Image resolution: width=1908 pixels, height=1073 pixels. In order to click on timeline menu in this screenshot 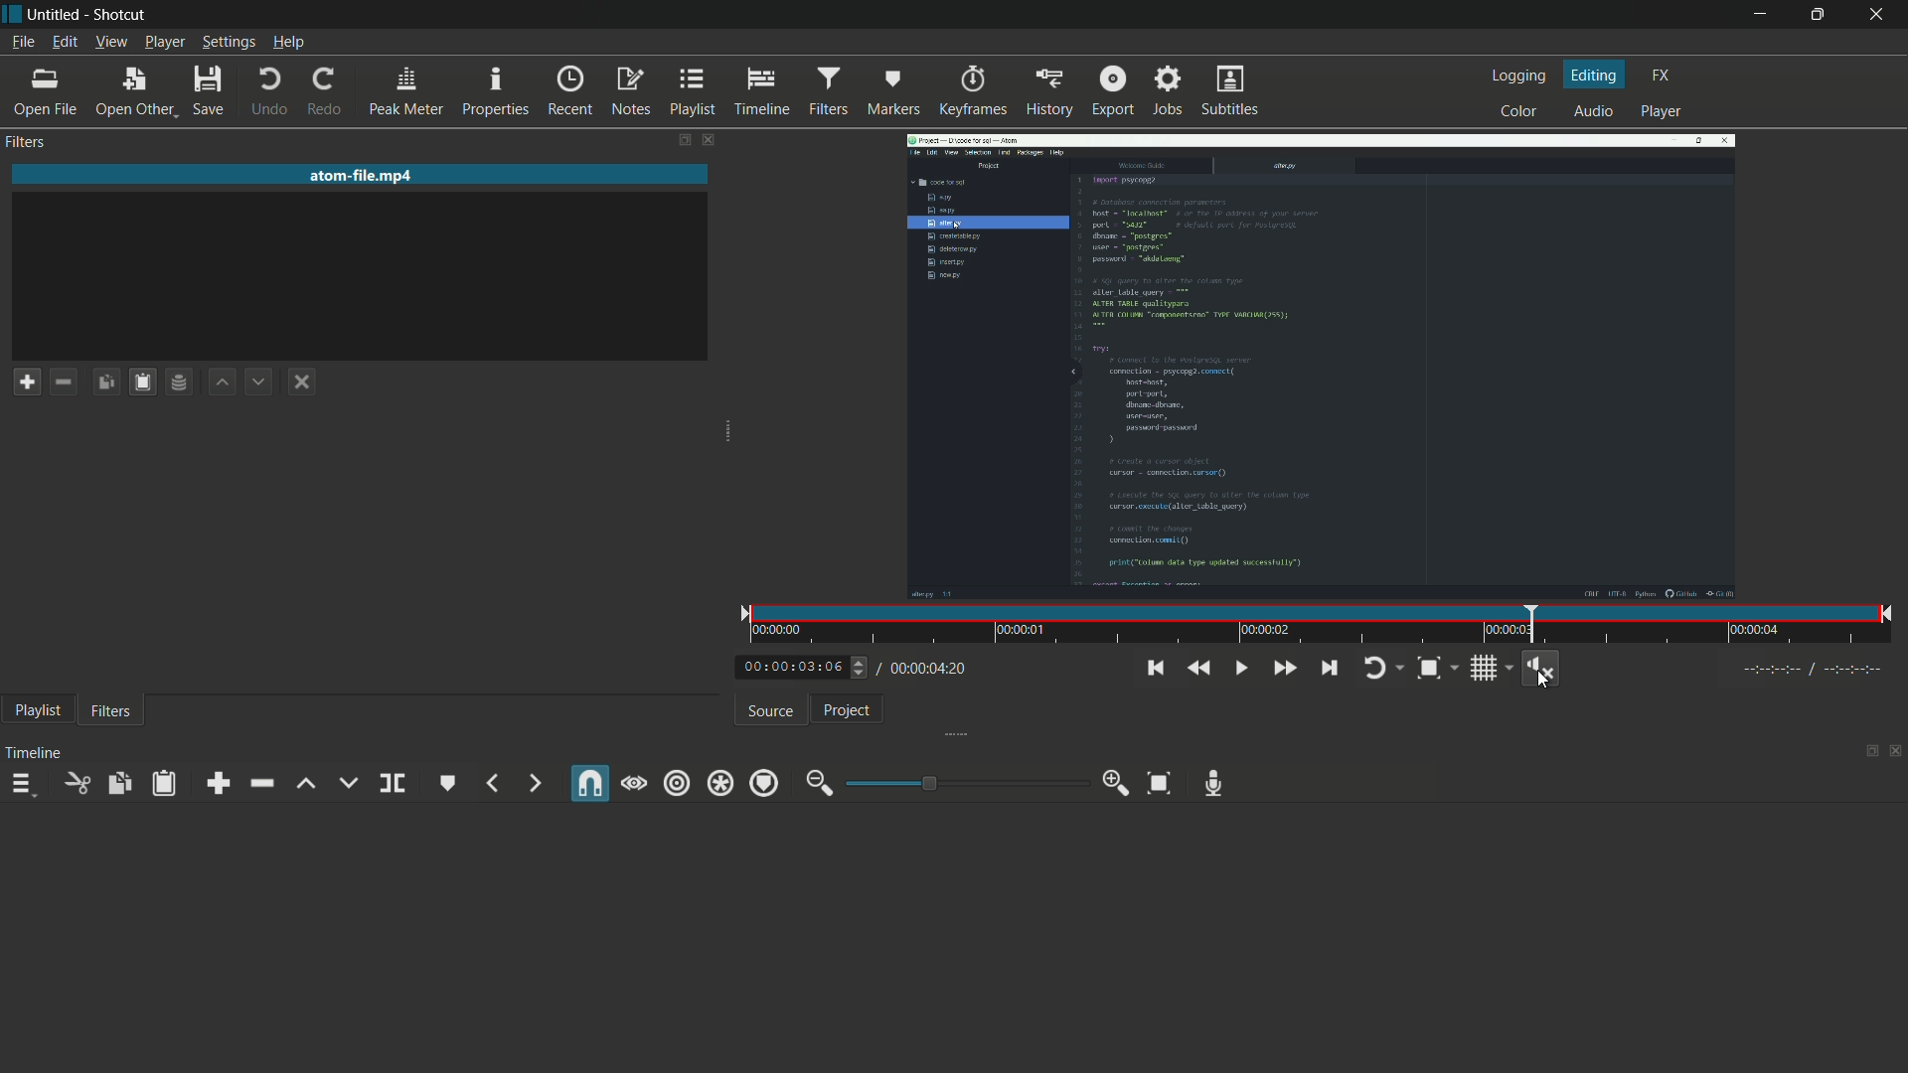, I will do `click(19, 785)`.